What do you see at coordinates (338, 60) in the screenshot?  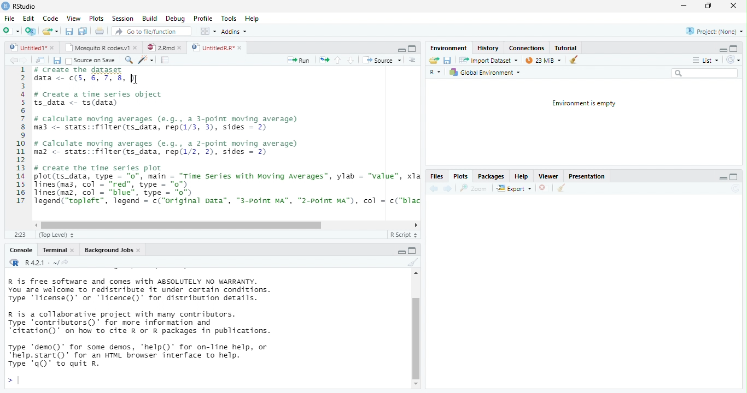 I see `up` at bounding box center [338, 60].